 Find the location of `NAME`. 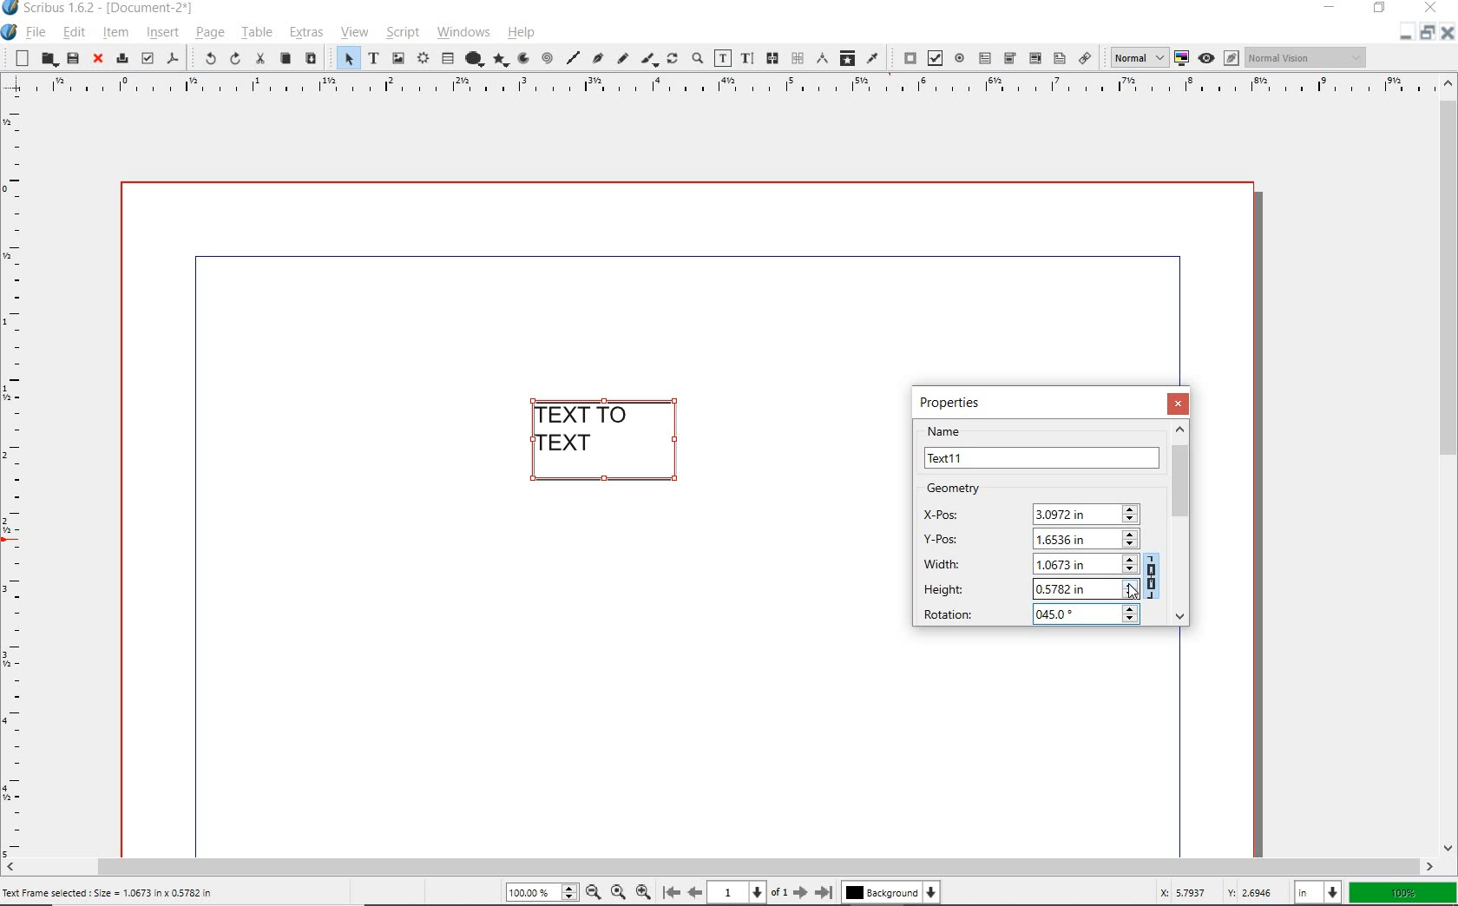

NAME is located at coordinates (1042, 447).